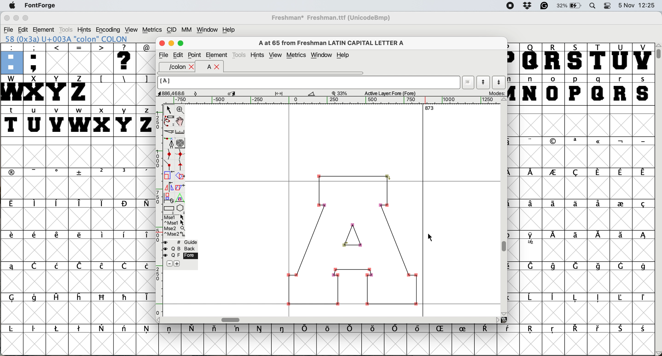  What do you see at coordinates (103, 235) in the screenshot?
I see `symbolo` at bounding box center [103, 235].